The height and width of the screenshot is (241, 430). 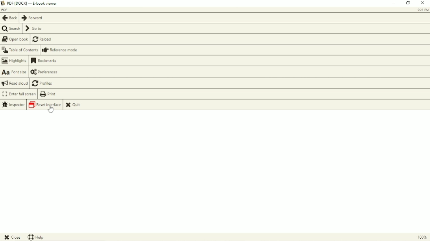 I want to click on Time, so click(x=422, y=10).